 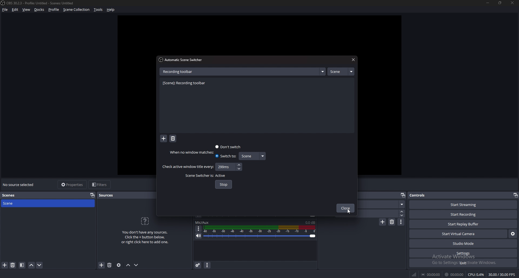 I want to click on volume level, so click(x=310, y=222).